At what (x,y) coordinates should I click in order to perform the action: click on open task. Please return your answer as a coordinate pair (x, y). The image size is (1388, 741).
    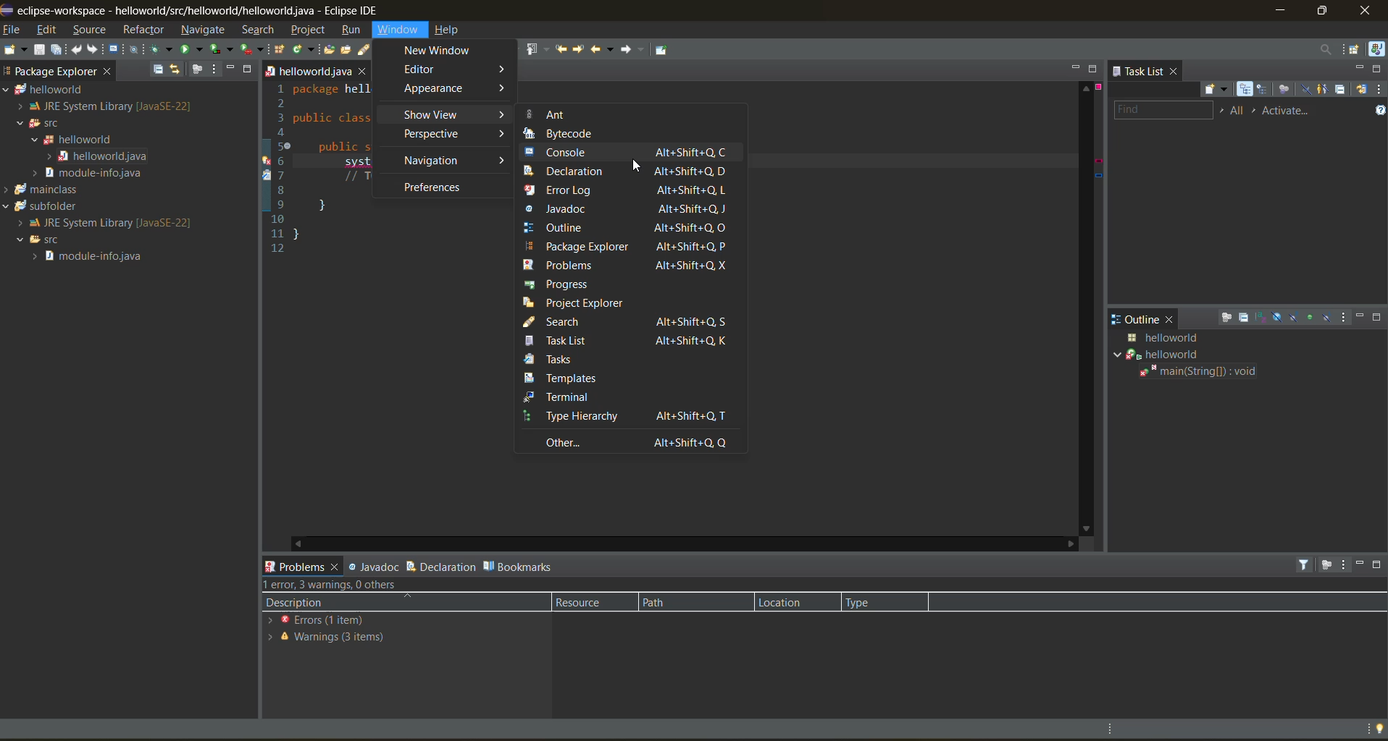
    Looking at the image, I should click on (347, 49).